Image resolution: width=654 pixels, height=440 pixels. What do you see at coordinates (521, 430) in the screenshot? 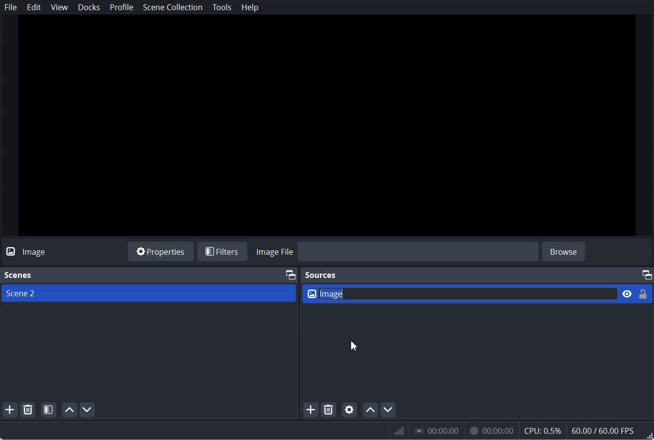
I see `Numeric results` at bounding box center [521, 430].